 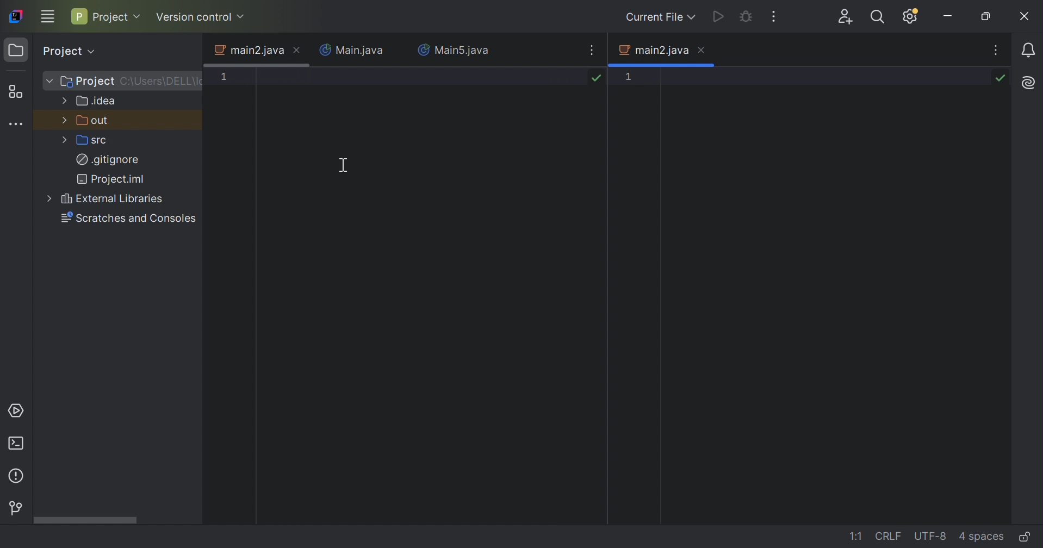 What do you see at coordinates (997, 51) in the screenshot?
I see `Recent Files, tab actions, and more` at bounding box center [997, 51].